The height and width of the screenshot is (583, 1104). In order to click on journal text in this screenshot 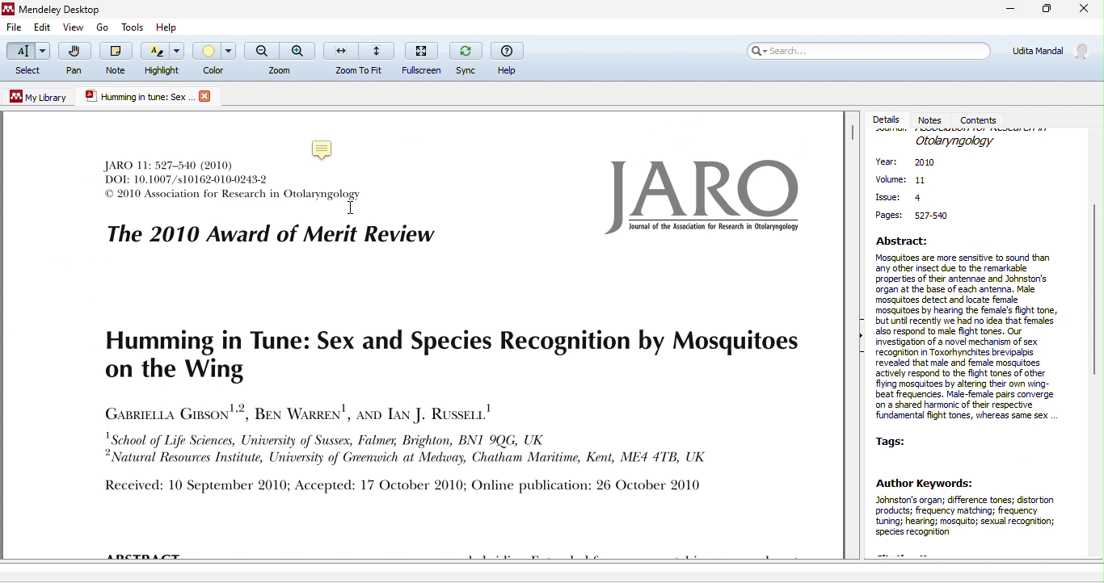, I will do `click(263, 216)`.